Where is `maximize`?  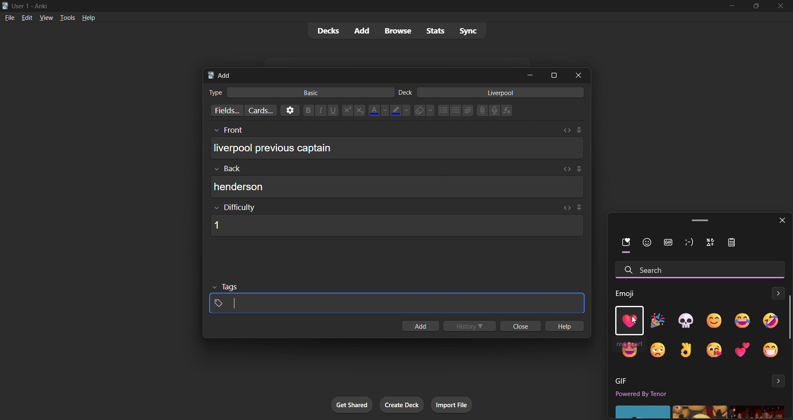 maximize is located at coordinates (554, 74).